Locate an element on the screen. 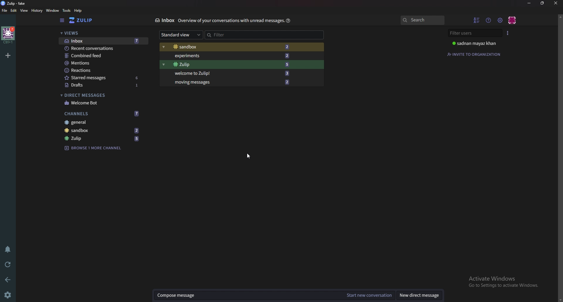  Channels is located at coordinates (90, 114).